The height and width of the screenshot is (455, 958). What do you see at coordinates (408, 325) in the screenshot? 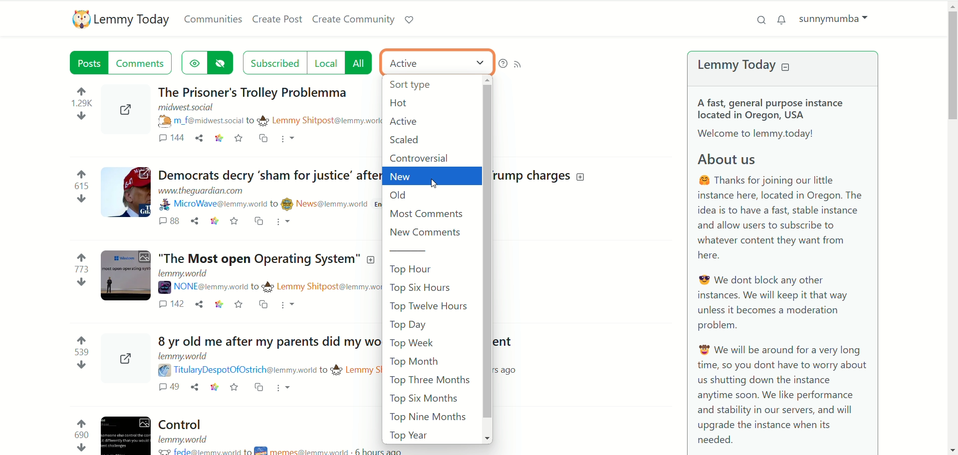
I see `top day` at bounding box center [408, 325].